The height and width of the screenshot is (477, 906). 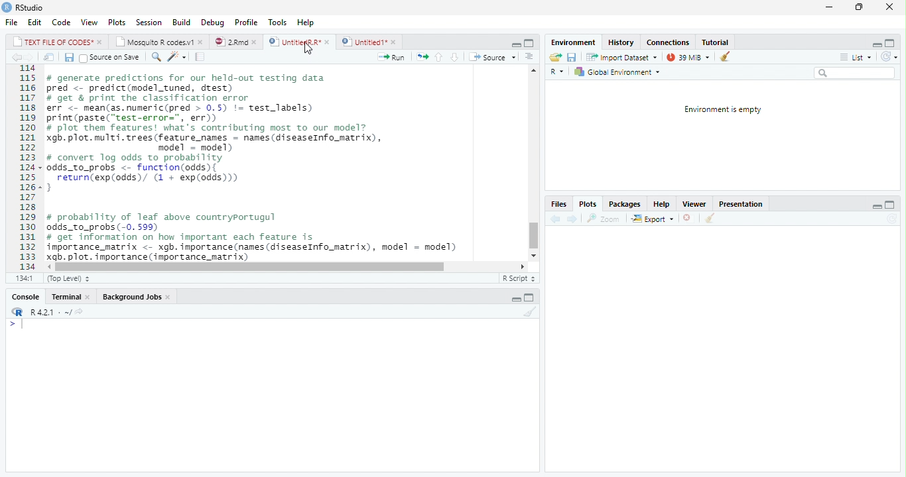 I want to click on Previous, so click(x=554, y=218).